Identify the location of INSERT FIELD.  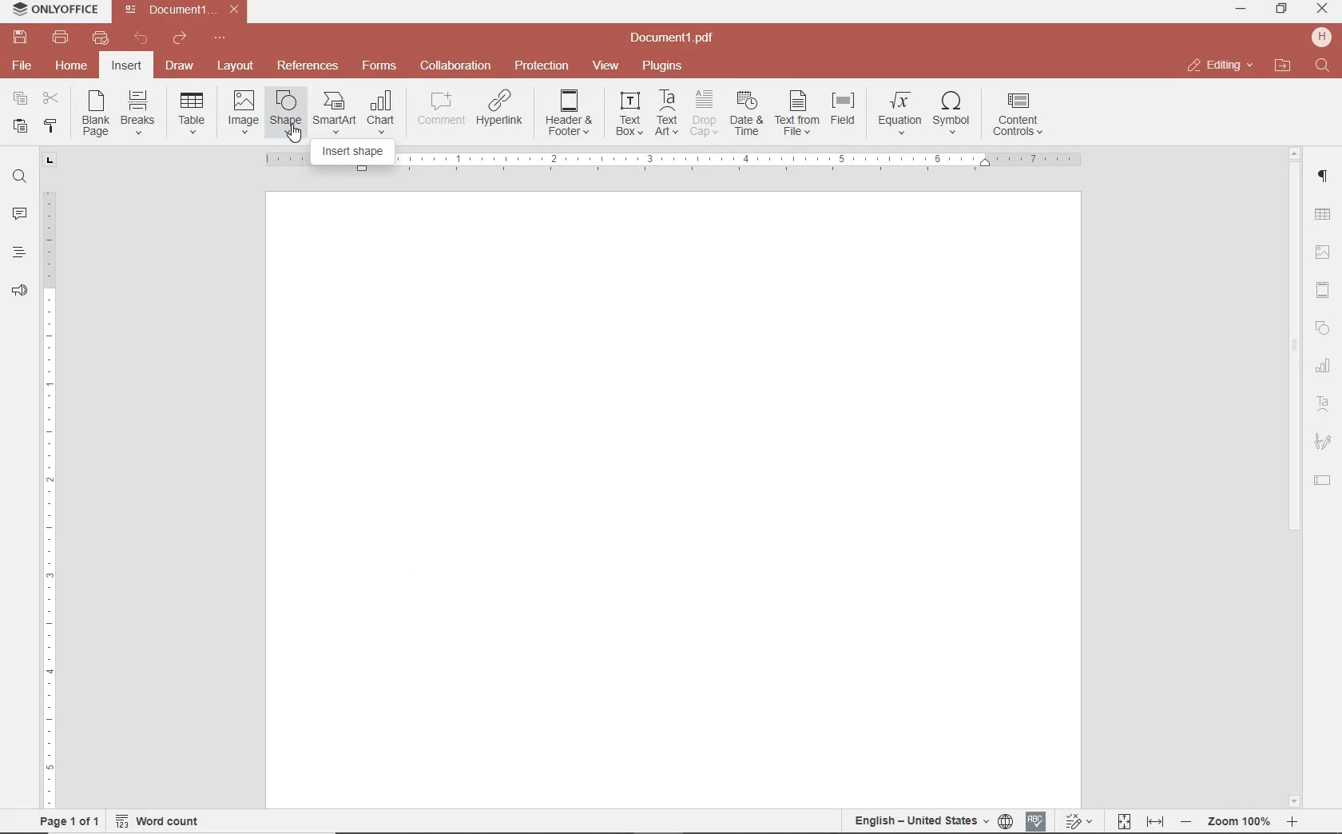
(844, 109).